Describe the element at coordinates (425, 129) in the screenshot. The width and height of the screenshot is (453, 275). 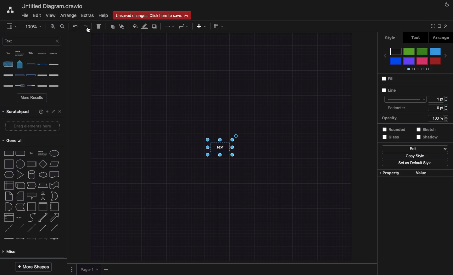
I see `Skecth` at that location.